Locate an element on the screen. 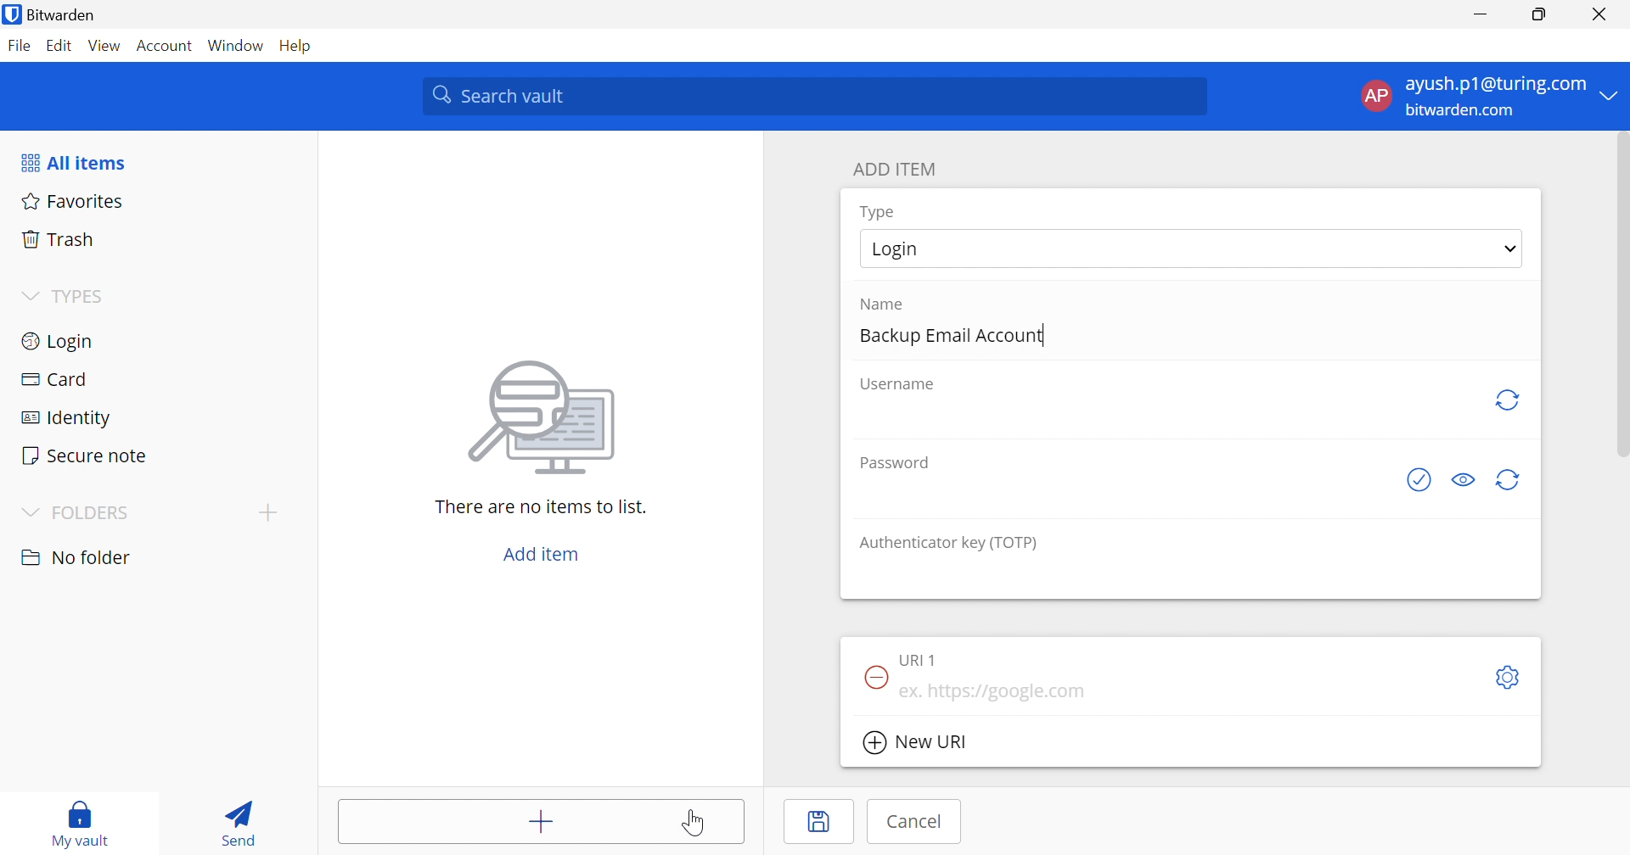 The height and width of the screenshot is (855, 1630). Restore Down is located at coordinates (1538, 13).